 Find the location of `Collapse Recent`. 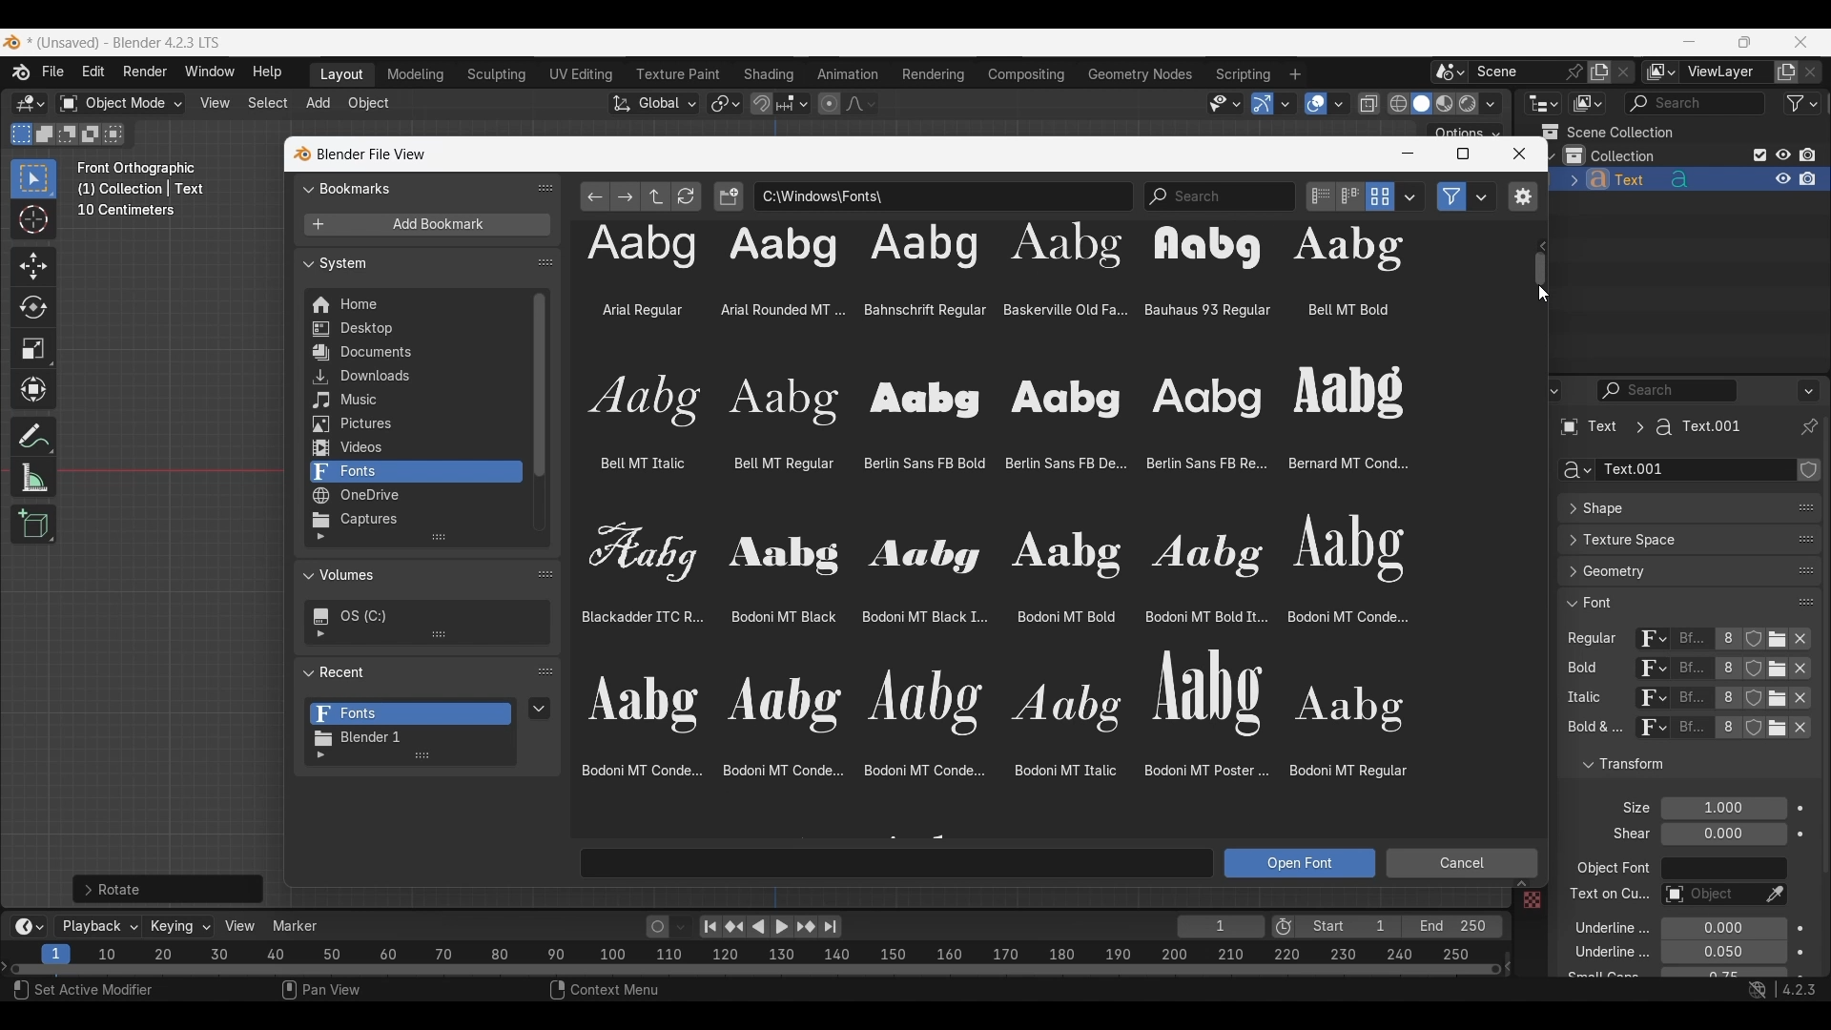

Collapse Recent is located at coordinates (413, 671).